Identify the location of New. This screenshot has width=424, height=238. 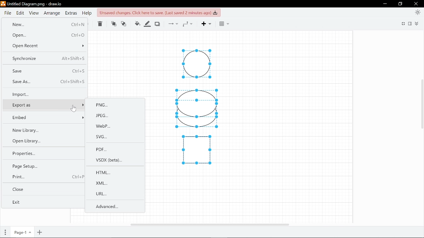
(47, 24).